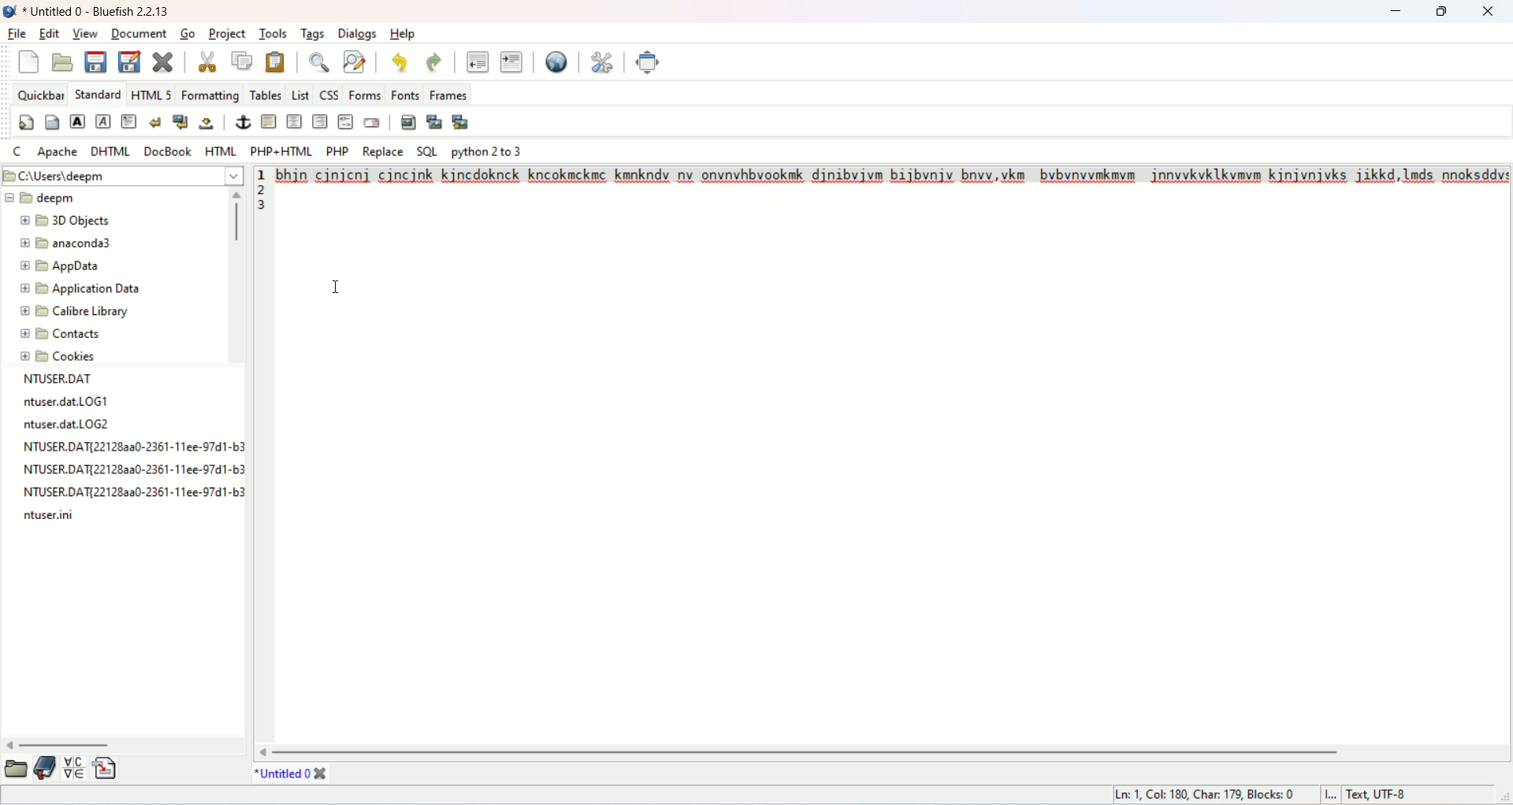 The width and height of the screenshot is (1513, 805). What do you see at coordinates (46, 771) in the screenshot?
I see `documentation` at bounding box center [46, 771].